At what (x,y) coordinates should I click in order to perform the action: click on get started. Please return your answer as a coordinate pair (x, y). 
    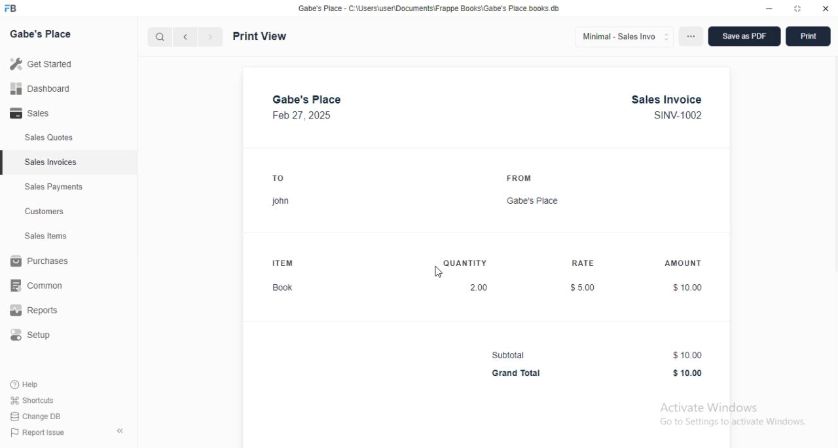
    Looking at the image, I should click on (41, 64).